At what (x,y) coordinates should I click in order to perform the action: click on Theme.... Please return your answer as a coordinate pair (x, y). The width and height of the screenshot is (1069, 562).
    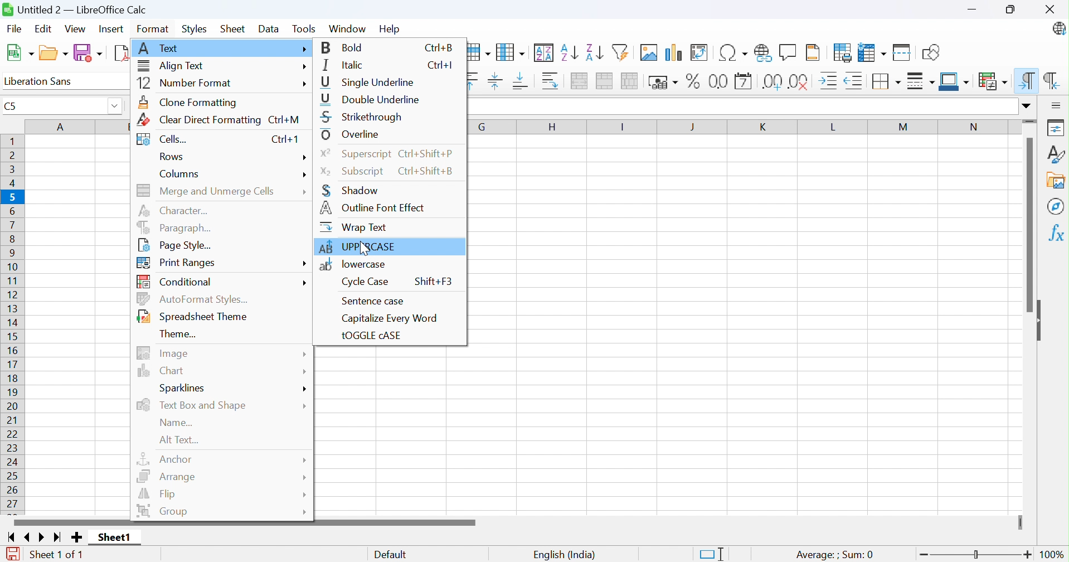
    Looking at the image, I should click on (177, 334).